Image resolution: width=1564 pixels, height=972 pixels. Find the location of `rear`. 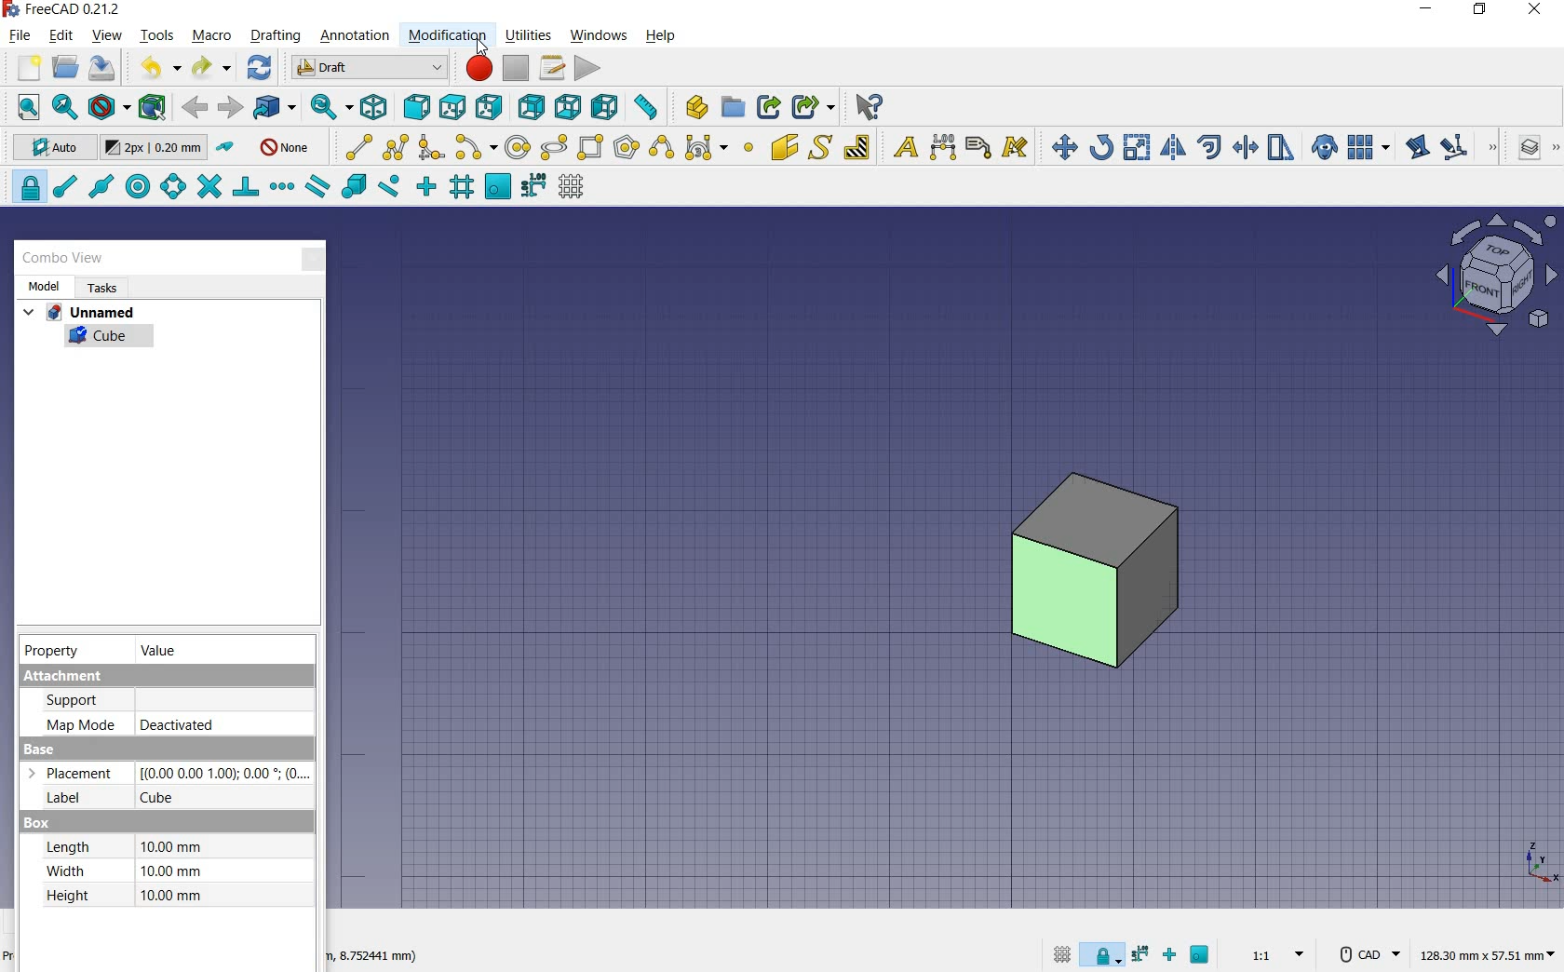

rear is located at coordinates (532, 108).